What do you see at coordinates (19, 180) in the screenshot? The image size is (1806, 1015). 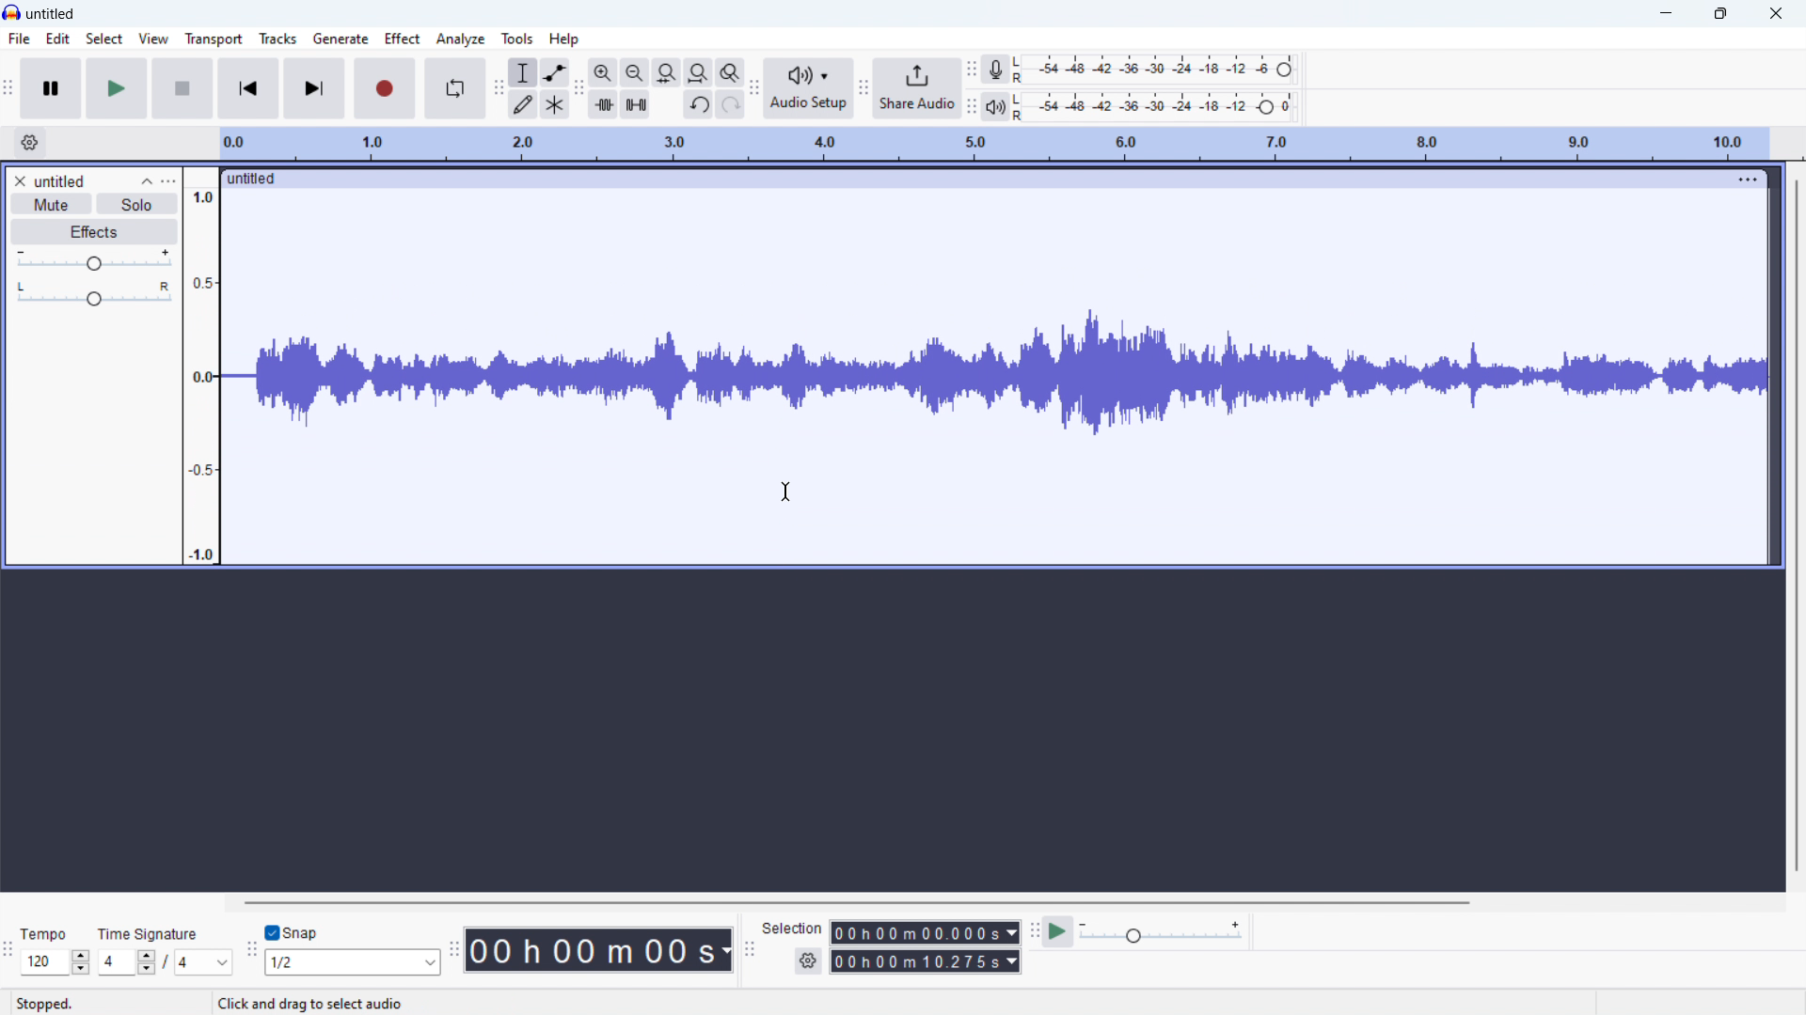 I see `remove track` at bounding box center [19, 180].